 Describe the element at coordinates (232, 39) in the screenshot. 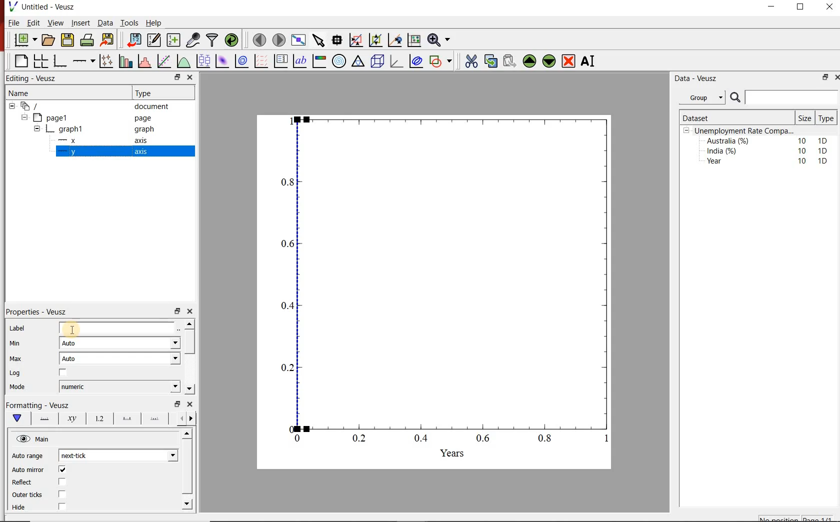

I see `reload datasets` at that location.